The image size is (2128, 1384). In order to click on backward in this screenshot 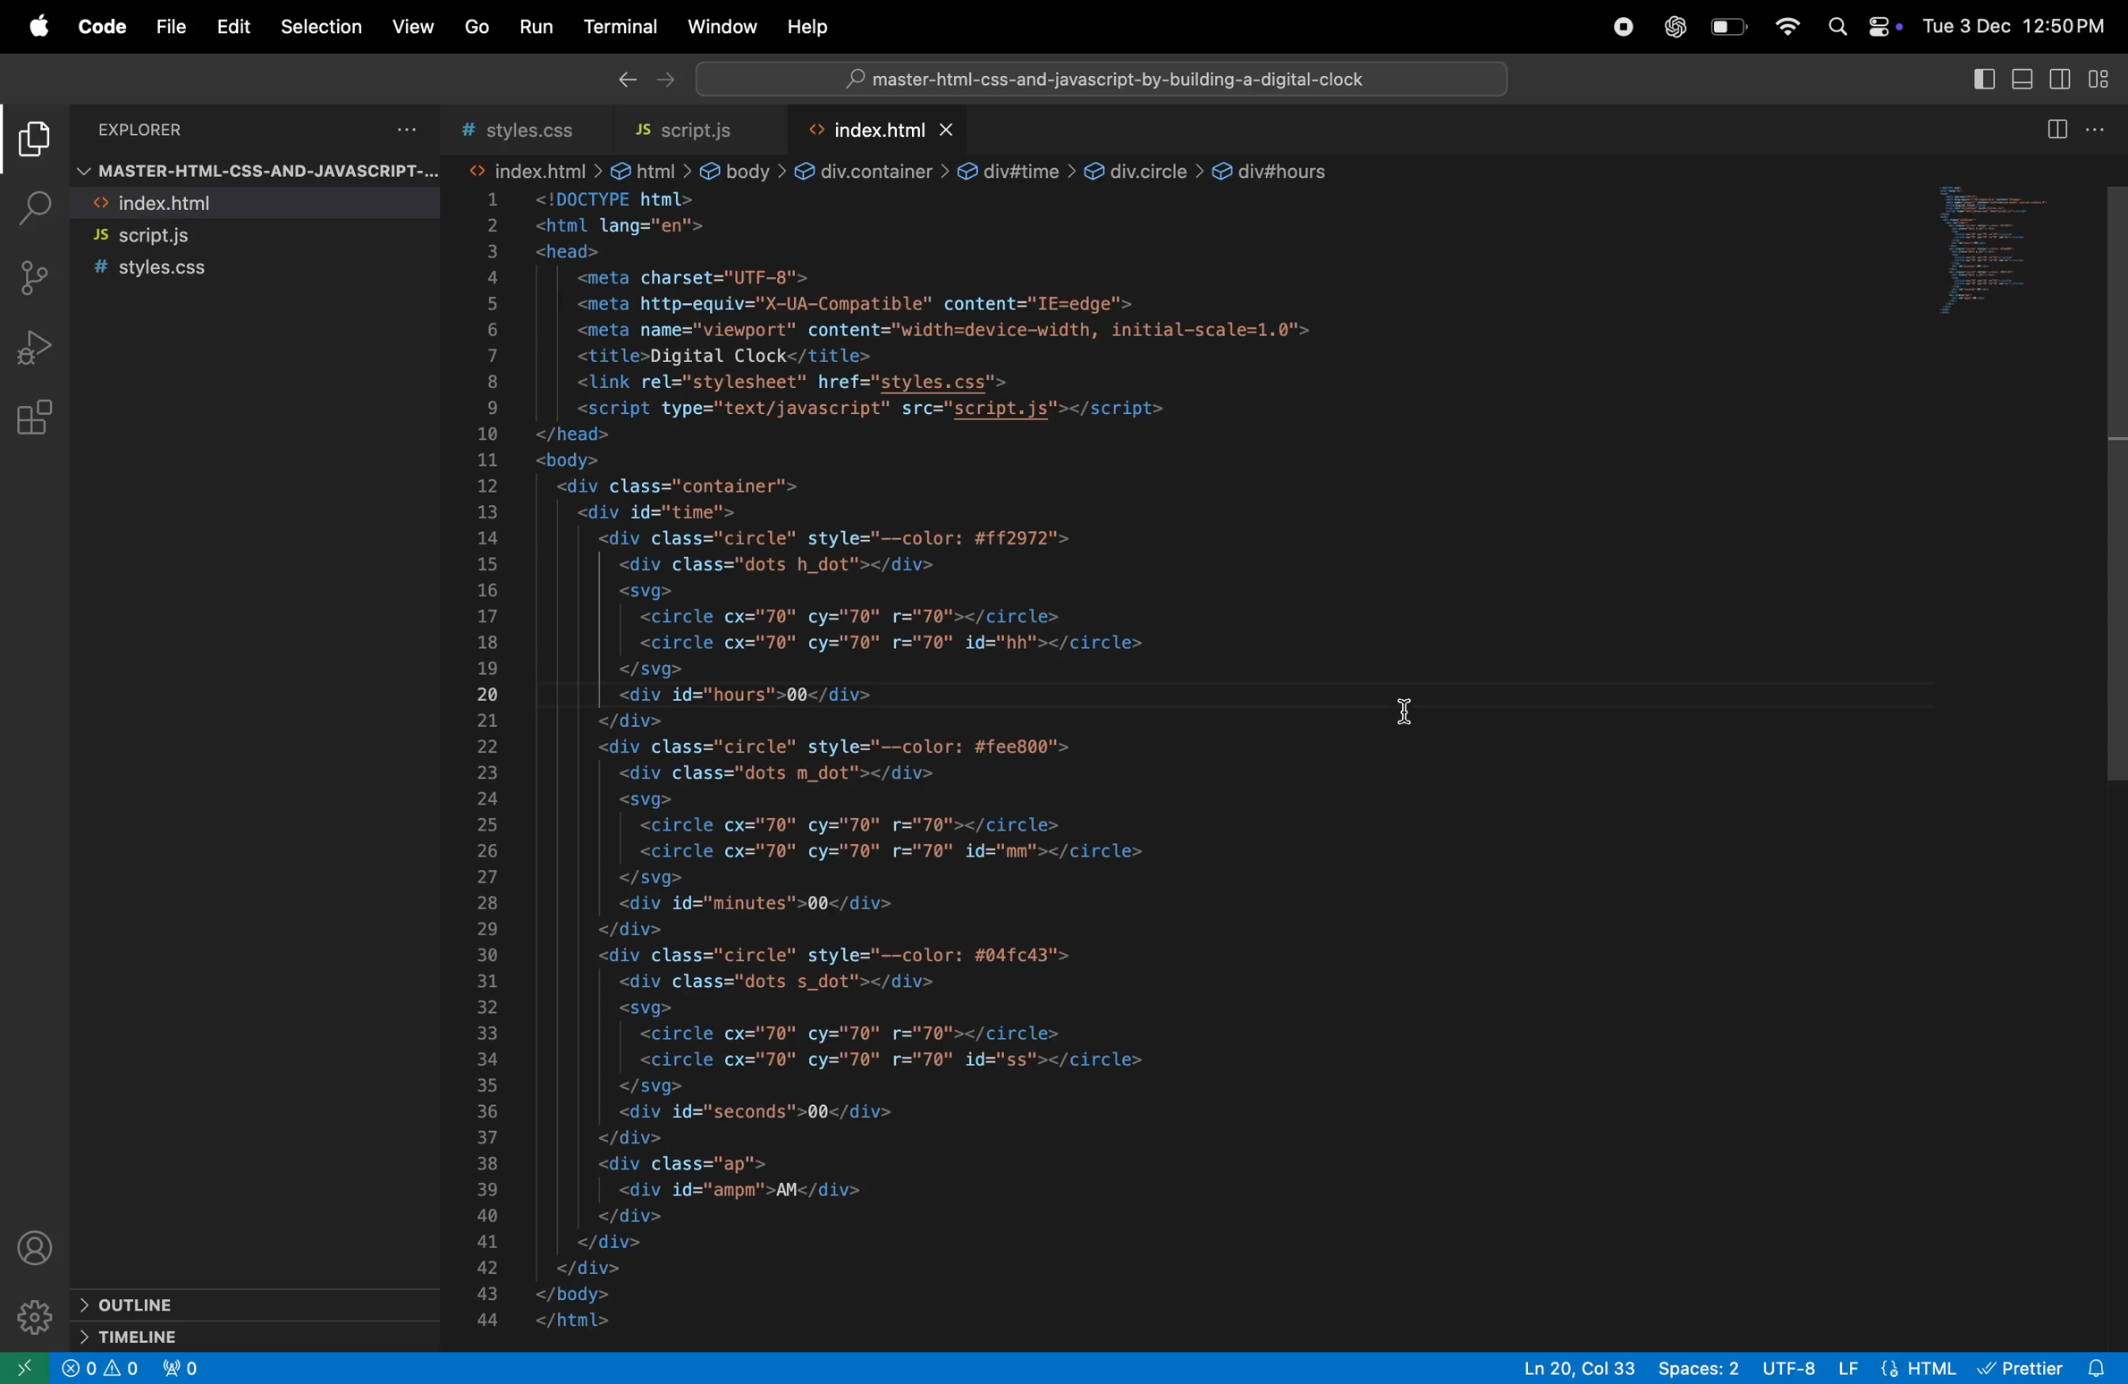, I will do `click(626, 77)`.